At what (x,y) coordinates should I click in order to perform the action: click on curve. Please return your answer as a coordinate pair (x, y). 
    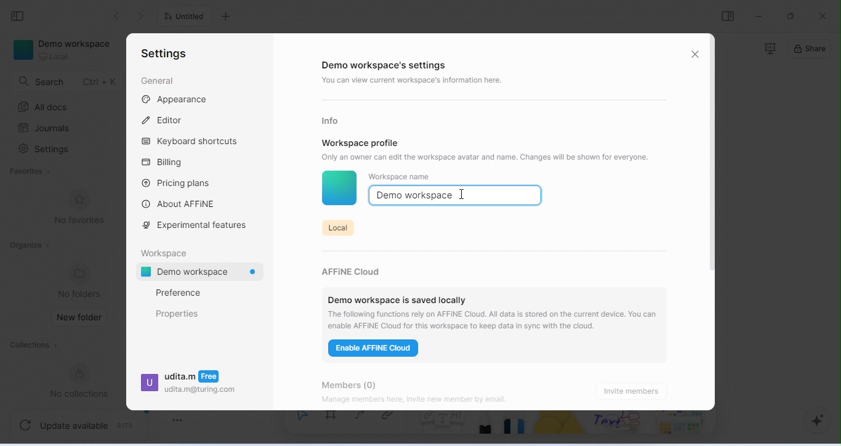
    Looking at the image, I should click on (363, 420).